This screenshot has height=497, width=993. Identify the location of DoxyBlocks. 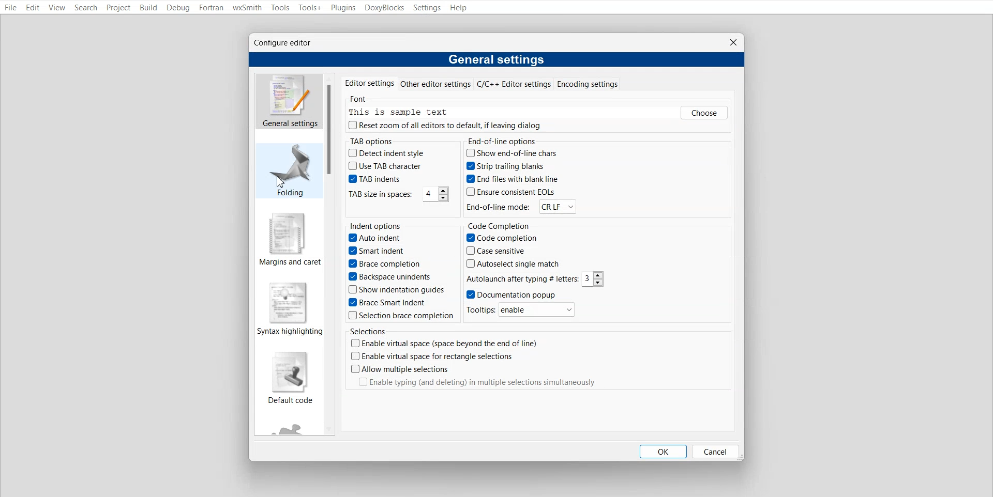
(384, 7).